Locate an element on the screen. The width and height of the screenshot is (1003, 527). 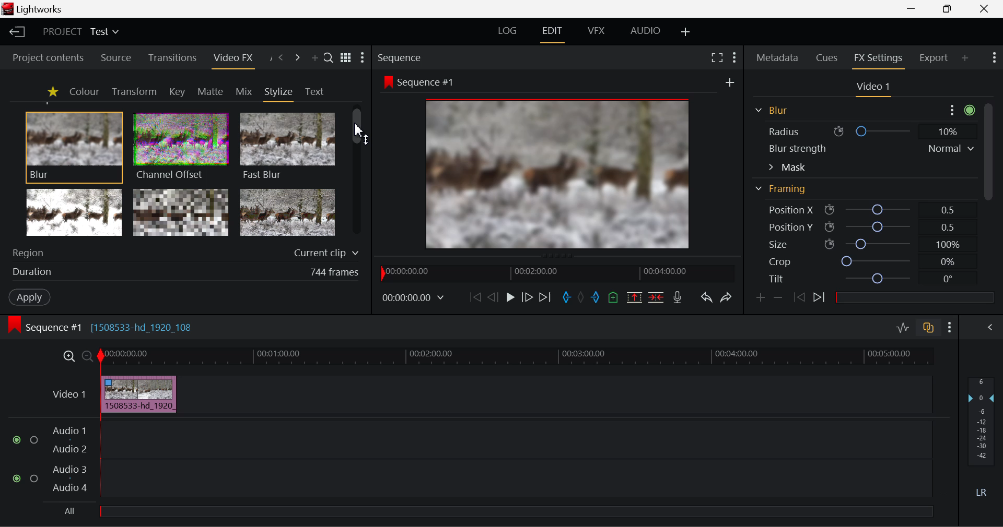
Go Forward is located at coordinates (527, 297).